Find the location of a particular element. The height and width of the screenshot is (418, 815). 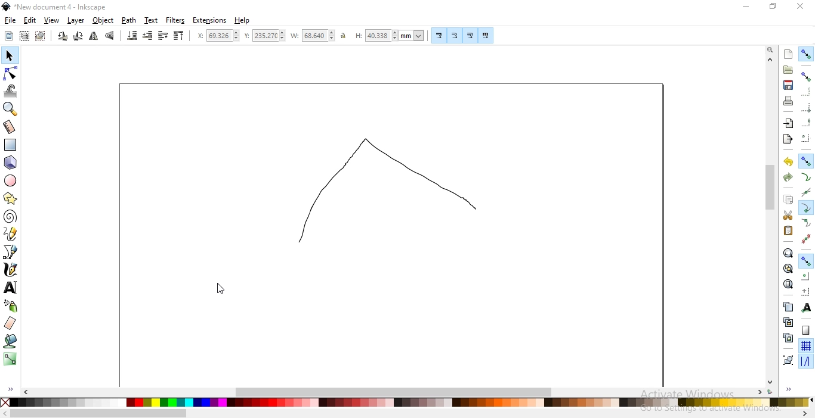

create stars and polygons is located at coordinates (10, 199).